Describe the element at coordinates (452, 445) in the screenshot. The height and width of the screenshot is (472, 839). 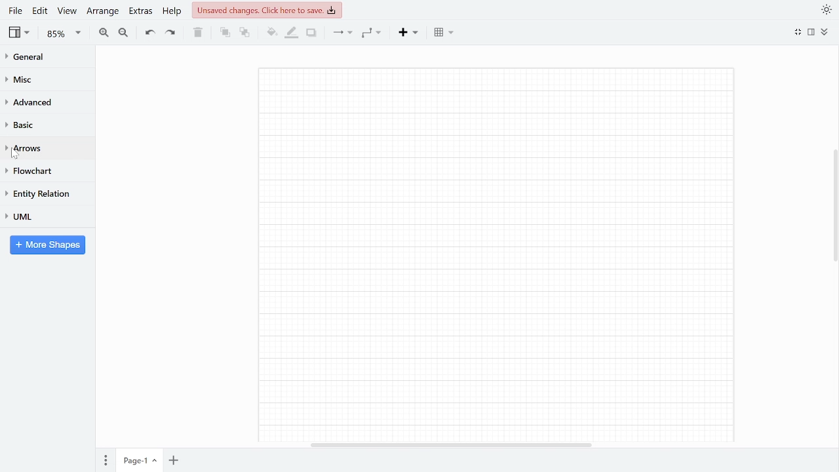
I see `Horizontal scrollbar` at that location.